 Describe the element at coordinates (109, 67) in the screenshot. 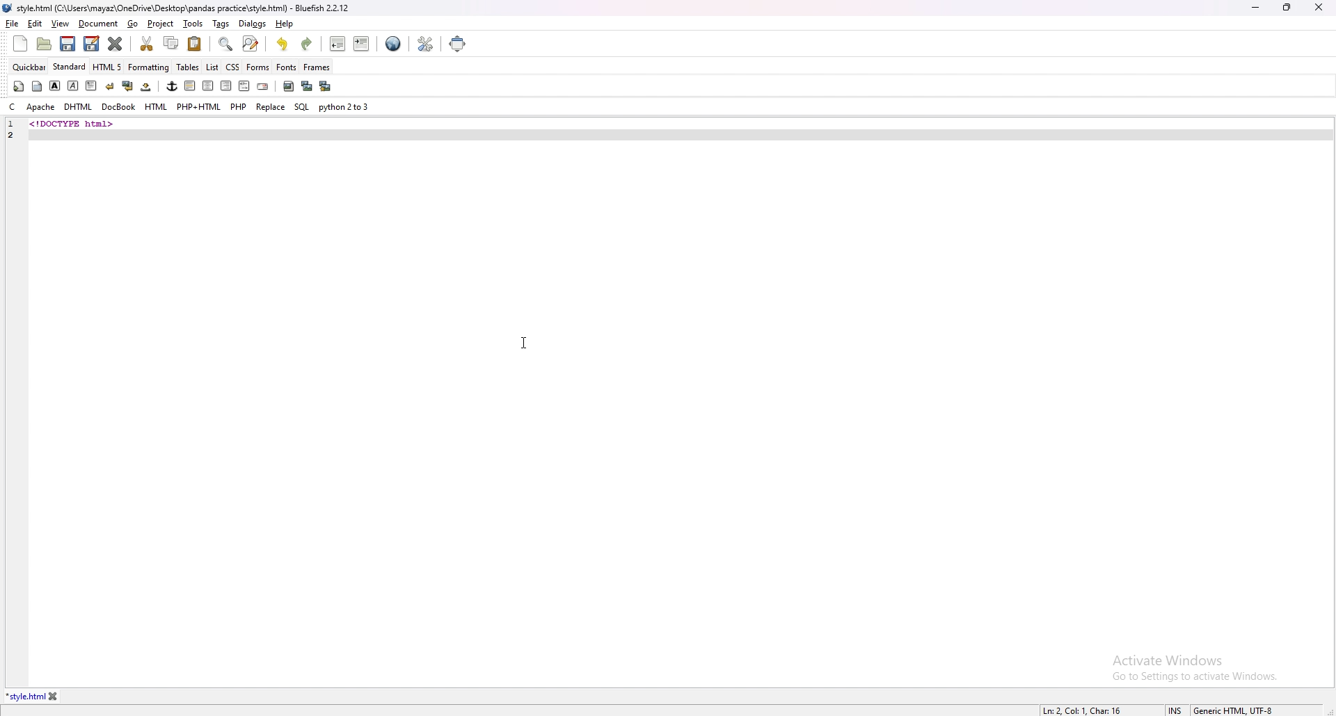

I see `html 5` at that location.